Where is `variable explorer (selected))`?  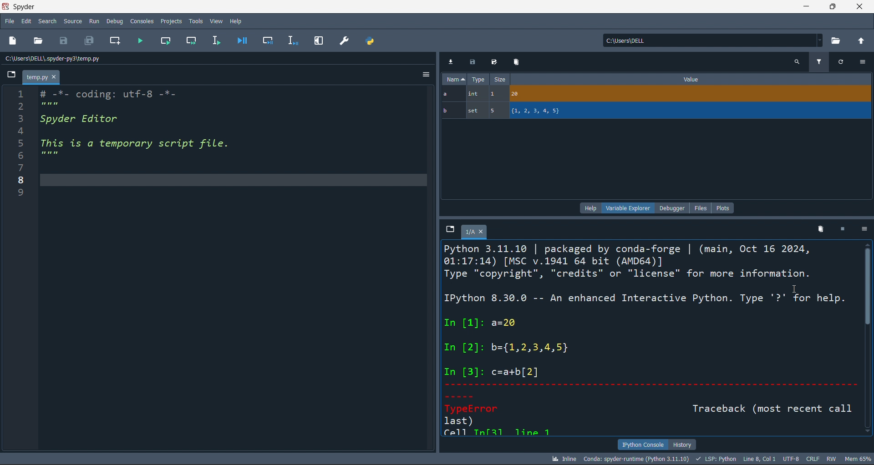
variable explorer (selected)) is located at coordinates (628, 207).